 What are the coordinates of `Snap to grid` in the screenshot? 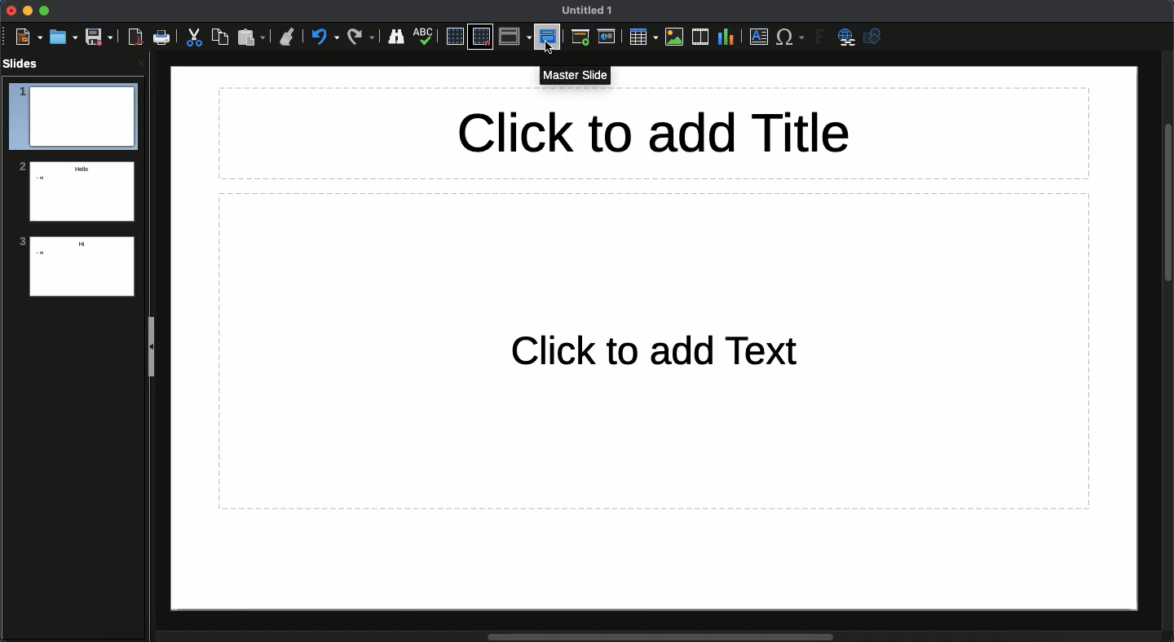 It's located at (480, 37).